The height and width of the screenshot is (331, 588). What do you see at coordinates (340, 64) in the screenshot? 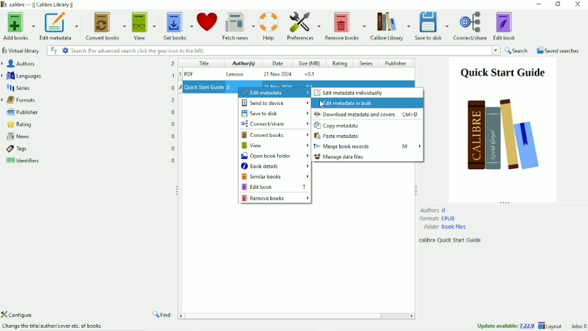
I see `Rating` at bounding box center [340, 64].